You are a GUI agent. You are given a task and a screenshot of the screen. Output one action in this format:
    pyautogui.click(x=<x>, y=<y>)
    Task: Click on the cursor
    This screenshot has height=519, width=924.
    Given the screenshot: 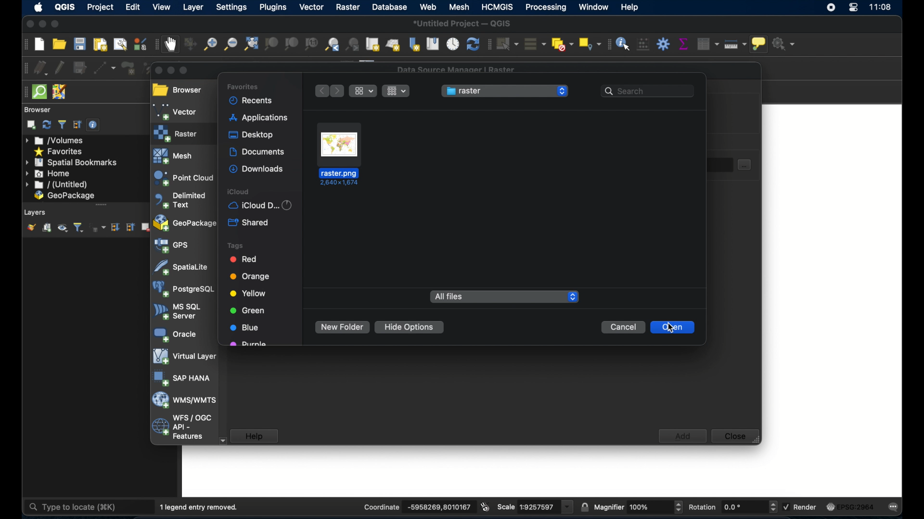 What is the action you would take?
    pyautogui.click(x=672, y=327)
    